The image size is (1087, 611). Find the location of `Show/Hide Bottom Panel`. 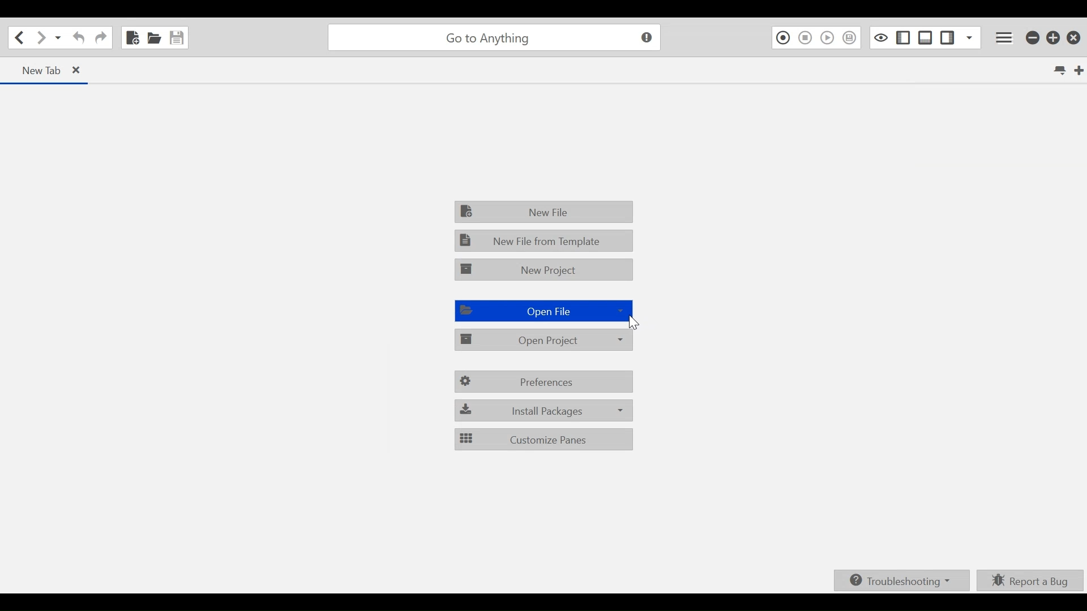

Show/Hide Bottom Panel is located at coordinates (926, 36).